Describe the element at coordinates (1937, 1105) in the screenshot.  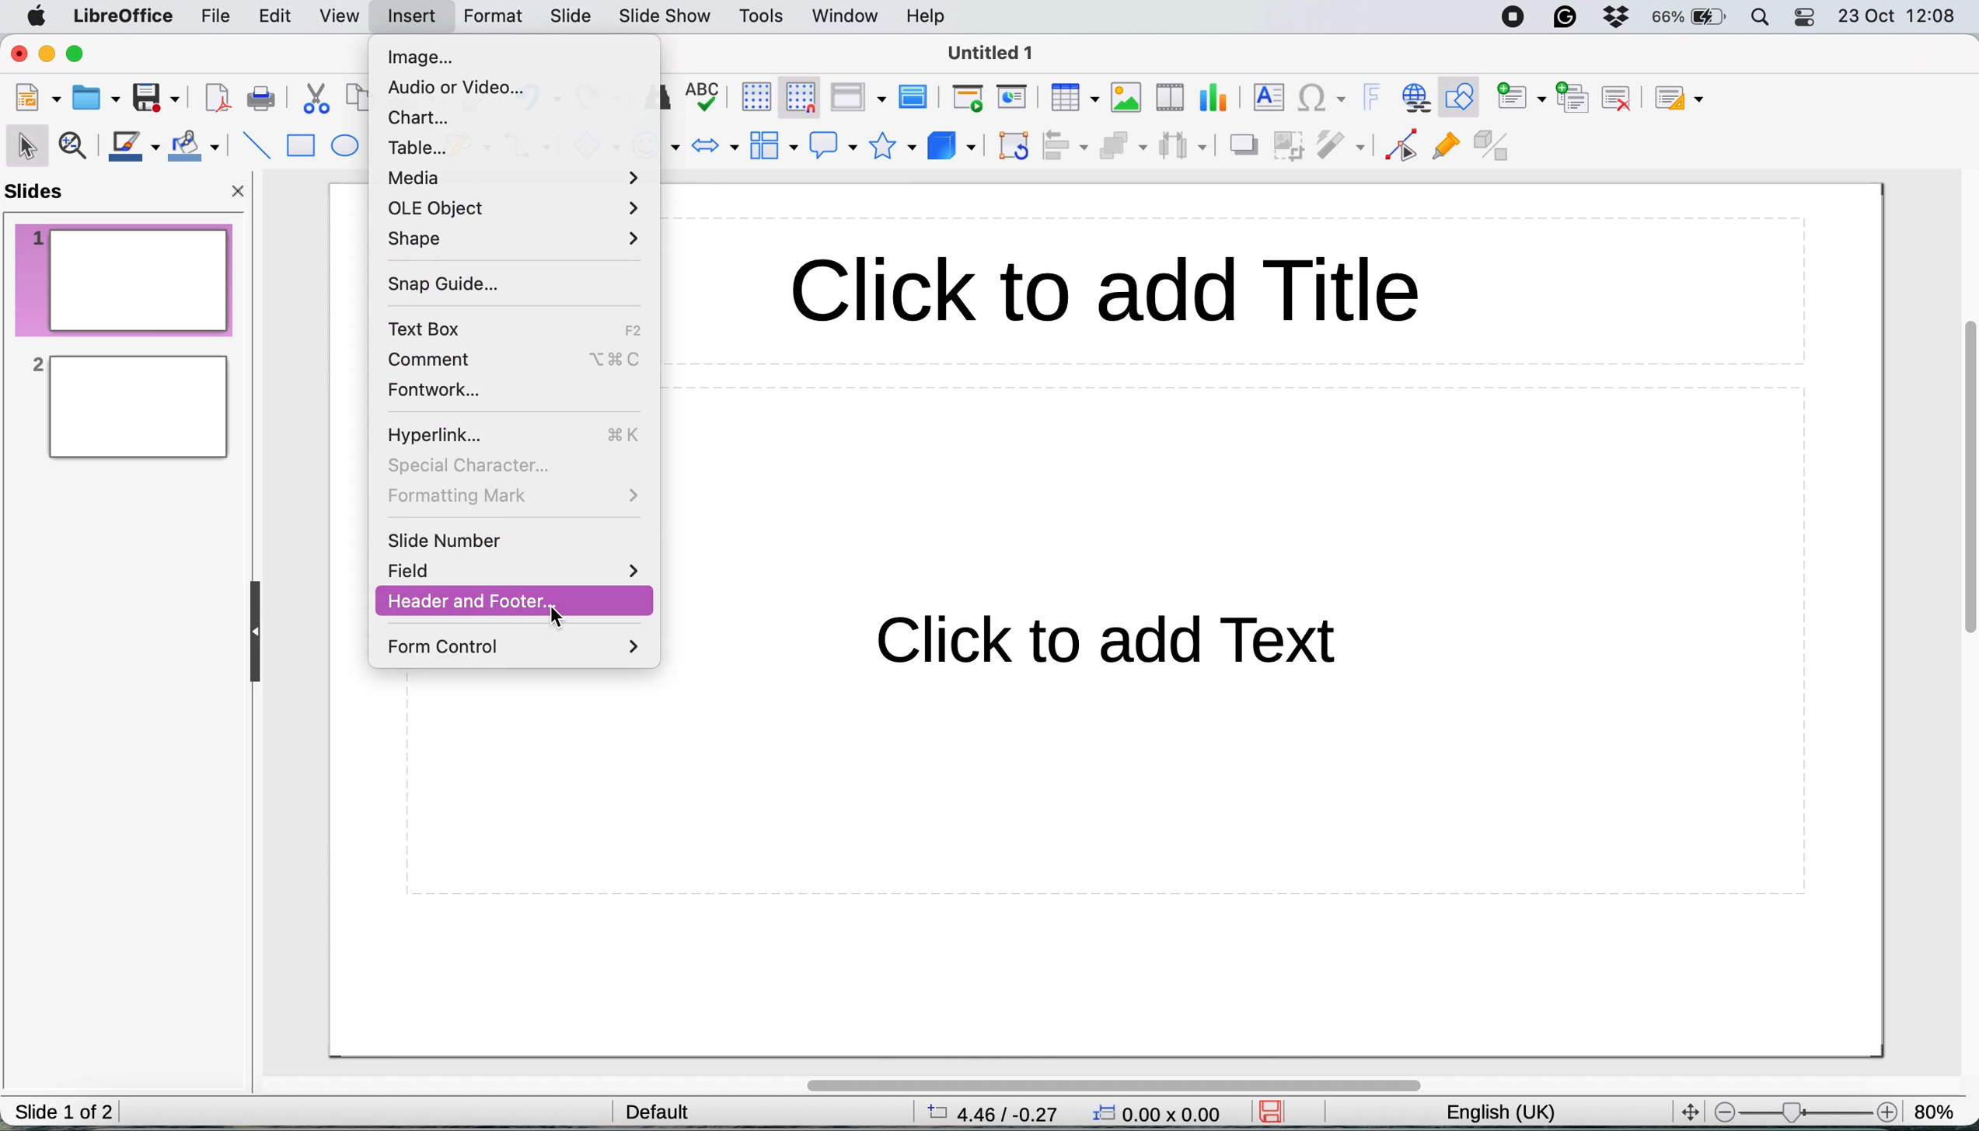
I see `zoom factor` at that location.